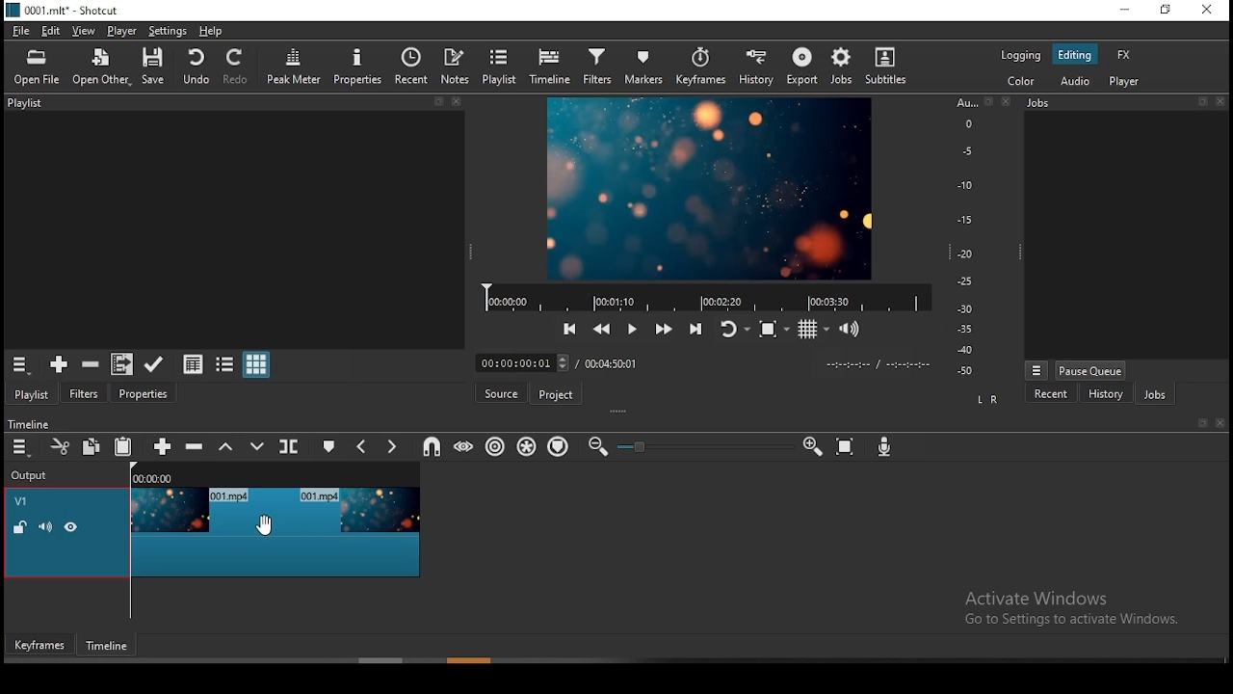  I want to click on pause queue, so click(1089, 370).